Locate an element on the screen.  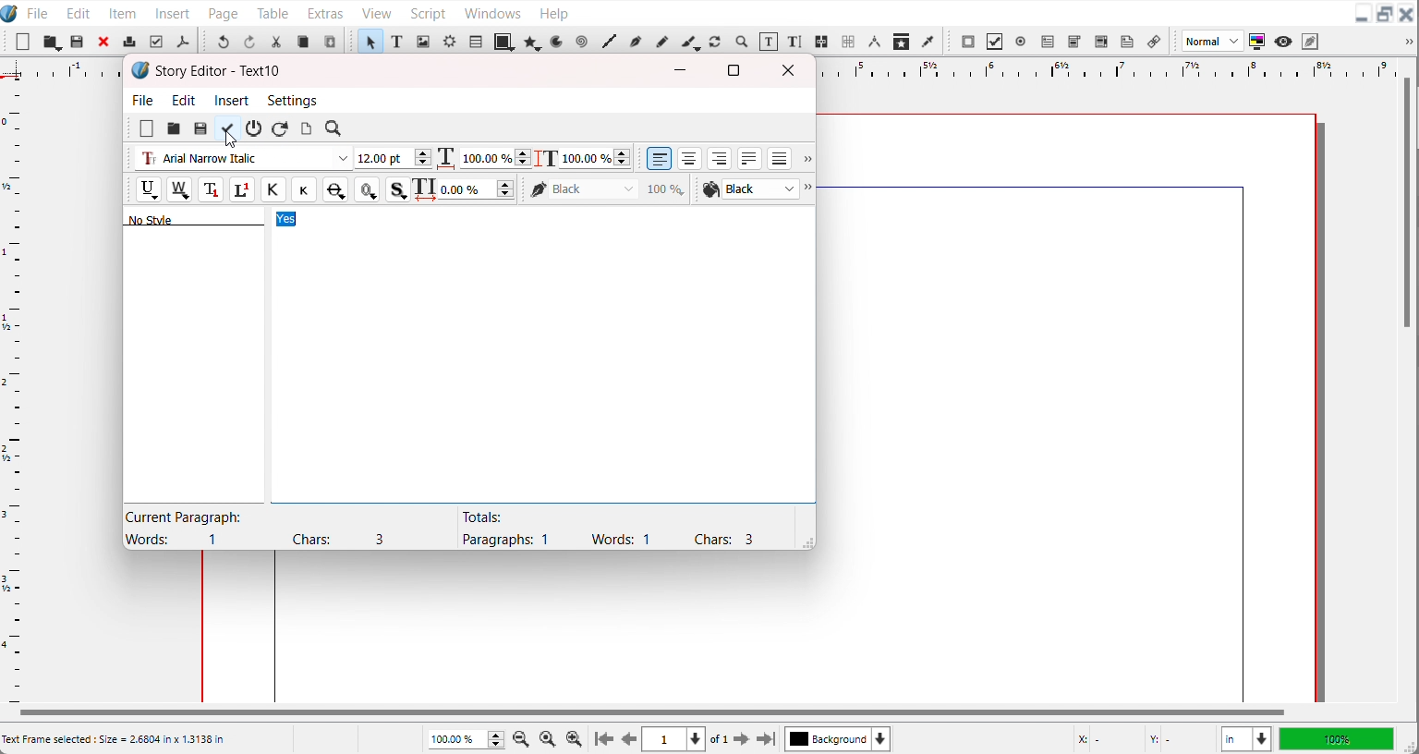
Edit in preview mode is located at coordinates (1311, 41).